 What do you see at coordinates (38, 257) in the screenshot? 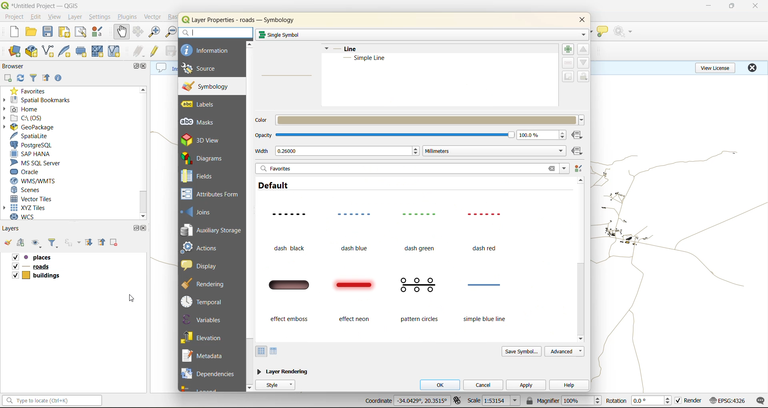
I see `places` at bounding box center [38, 257].